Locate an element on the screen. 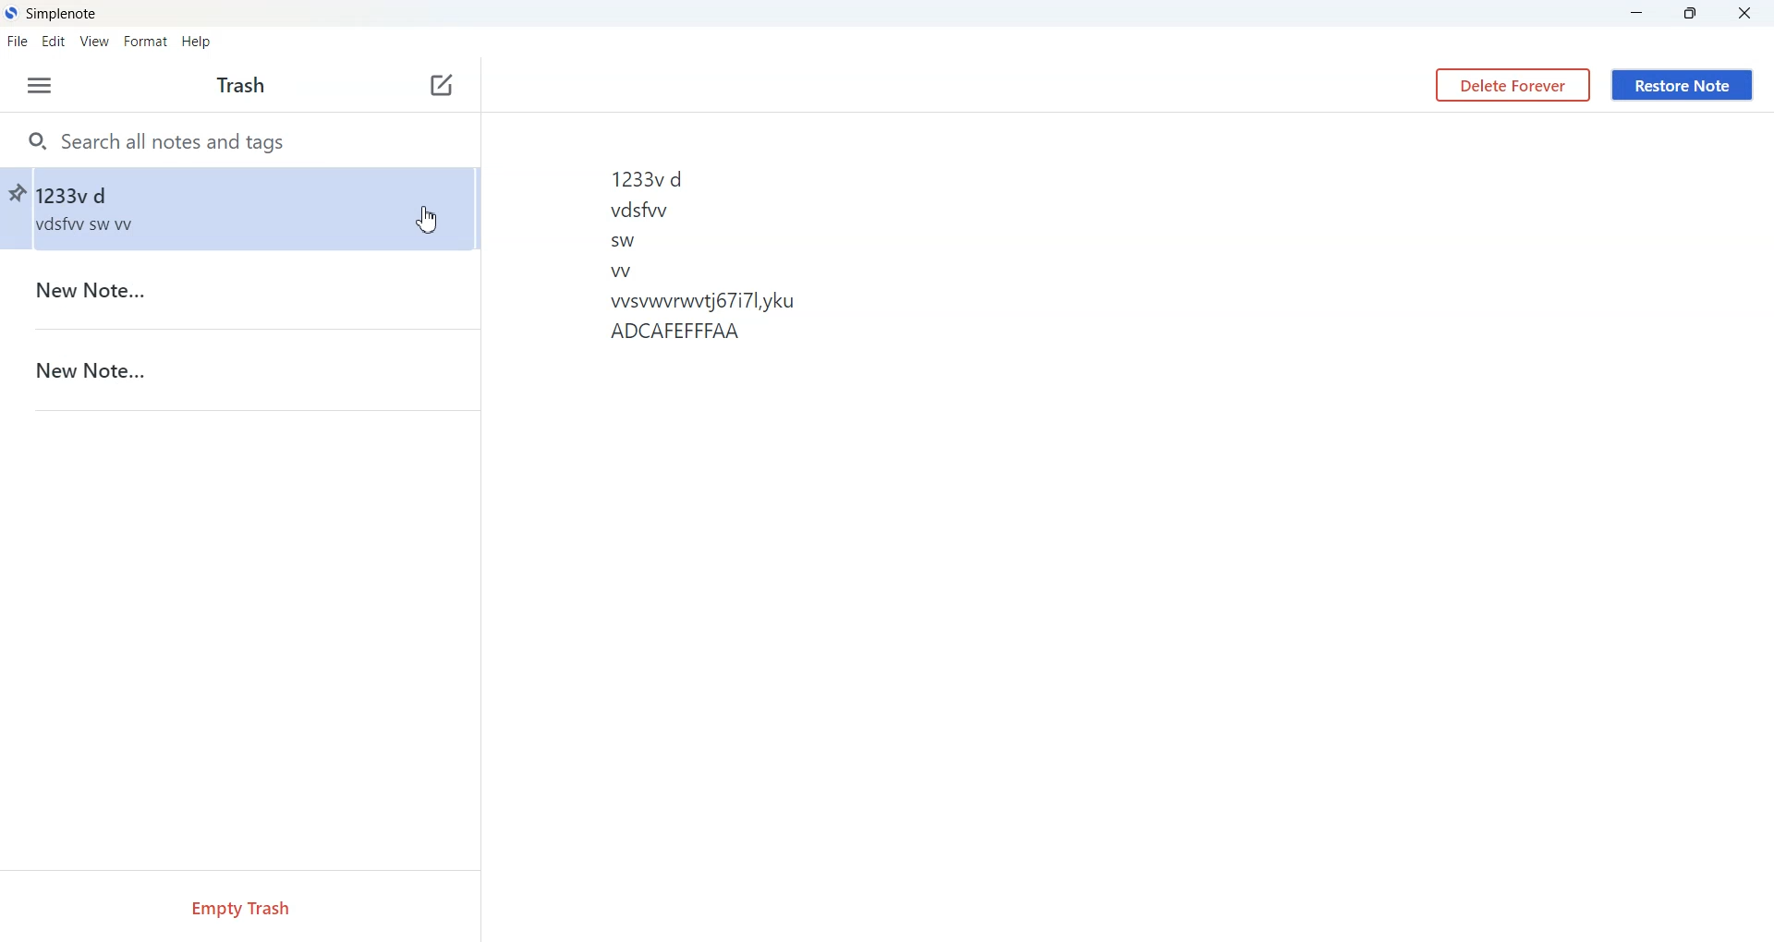 The width and height of the screenshot is (1774, 942). New Note is located at coordinates (239, 290).